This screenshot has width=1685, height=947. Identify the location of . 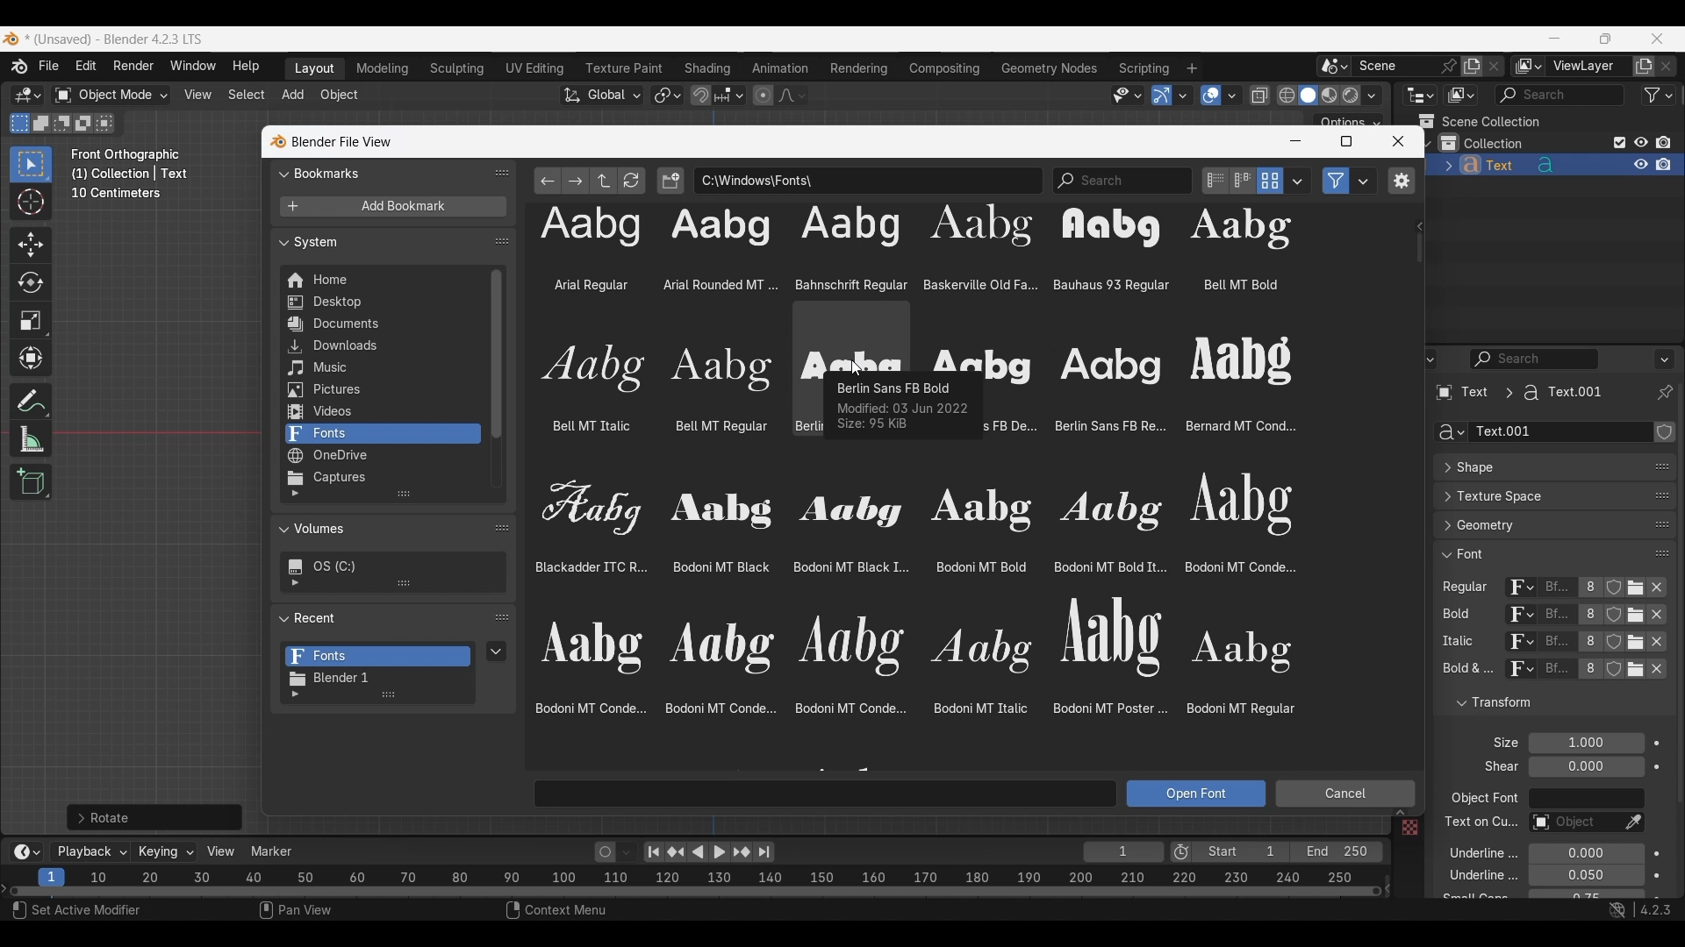
(1479, 824).